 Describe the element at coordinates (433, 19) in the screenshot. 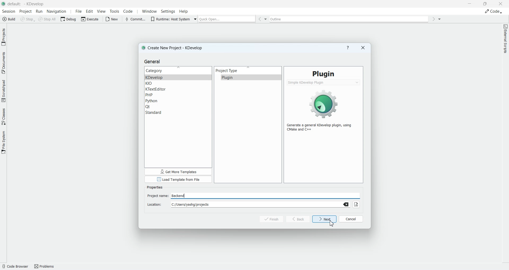

I see `Go forward` at that location.